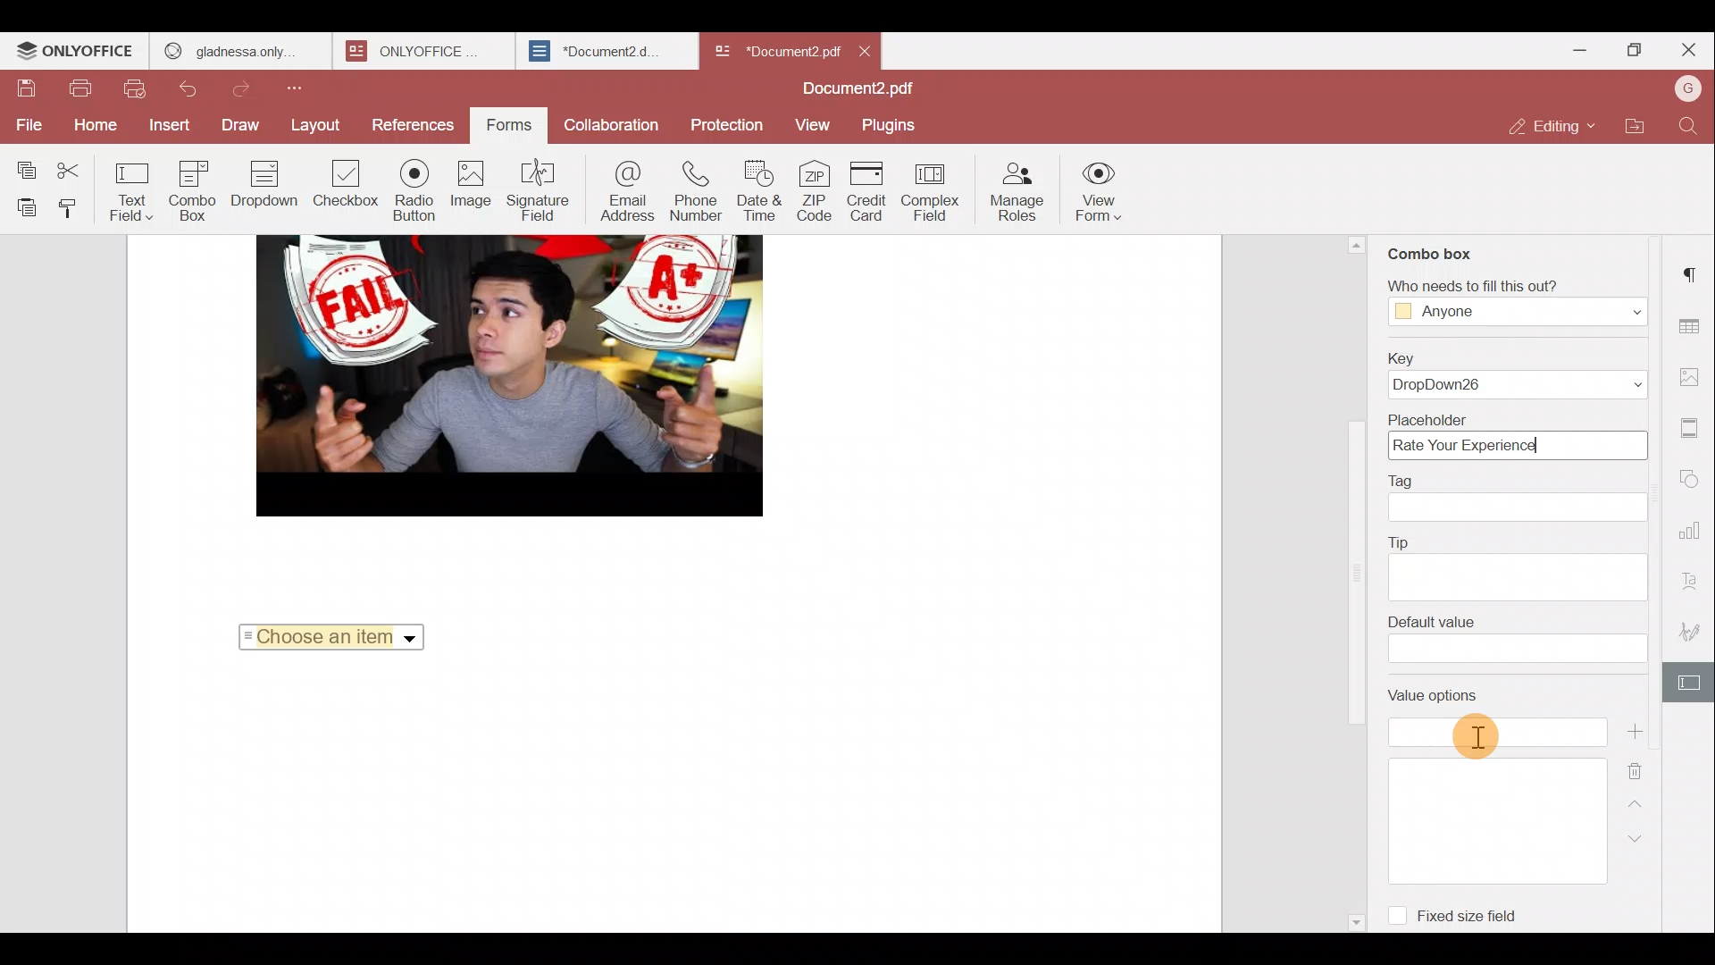  What do you see at coordinates (82, 167) in the screenshot?
I see `Cut` at bounding box center [82, 167].